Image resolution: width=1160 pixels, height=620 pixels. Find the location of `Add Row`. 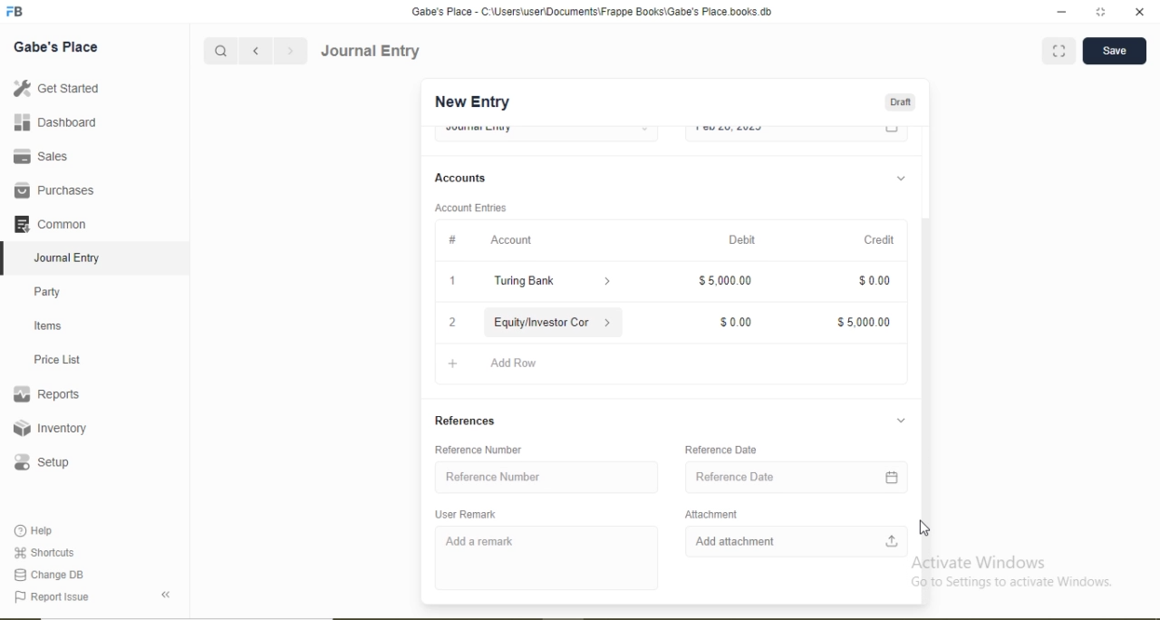

Add Row is located at coordinates (517, 363).